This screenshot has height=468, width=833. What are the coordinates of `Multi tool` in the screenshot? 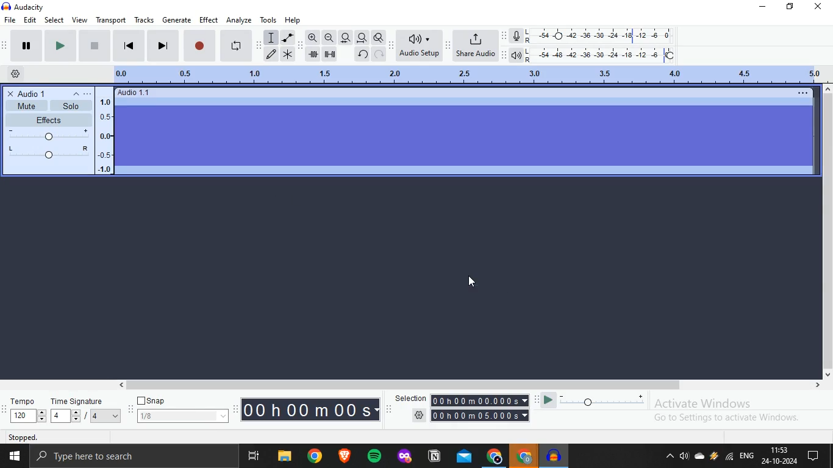 It's located at (288, 54).